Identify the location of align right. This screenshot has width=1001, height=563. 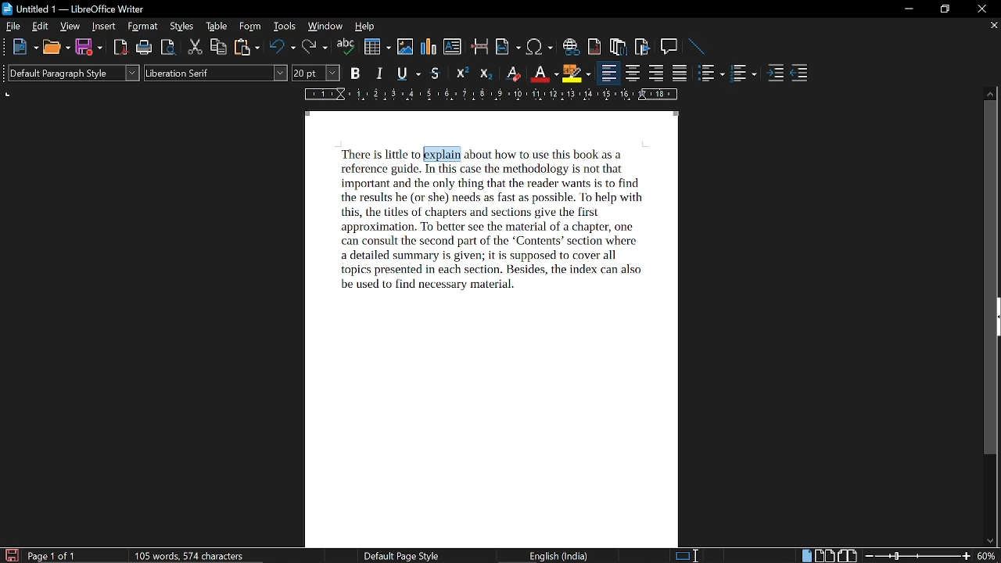
(658, 74).